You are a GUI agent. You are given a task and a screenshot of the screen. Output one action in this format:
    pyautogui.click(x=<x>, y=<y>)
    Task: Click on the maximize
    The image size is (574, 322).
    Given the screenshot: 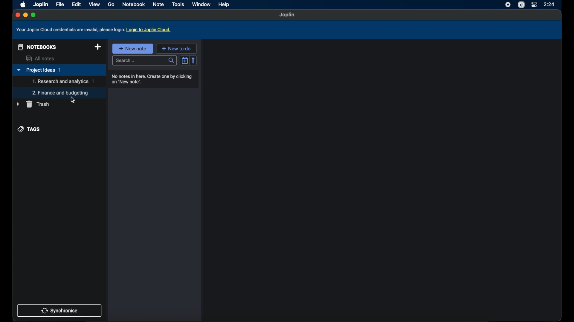 What is the action you would take?
    pyautogui.click(x=34, y=15)
    